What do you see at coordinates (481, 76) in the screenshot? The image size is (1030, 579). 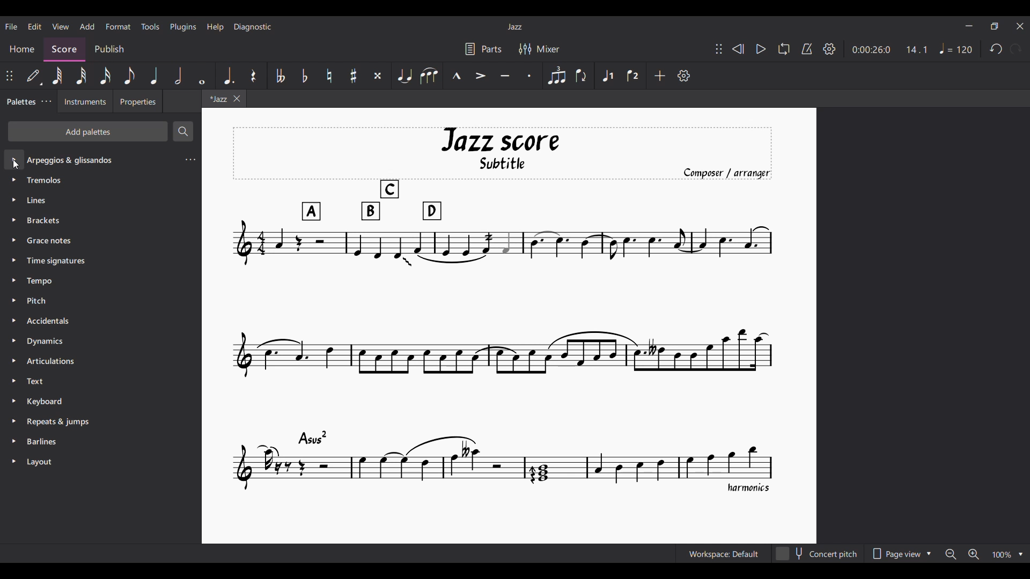 I see `Accent` at bounding box center [481, 76].